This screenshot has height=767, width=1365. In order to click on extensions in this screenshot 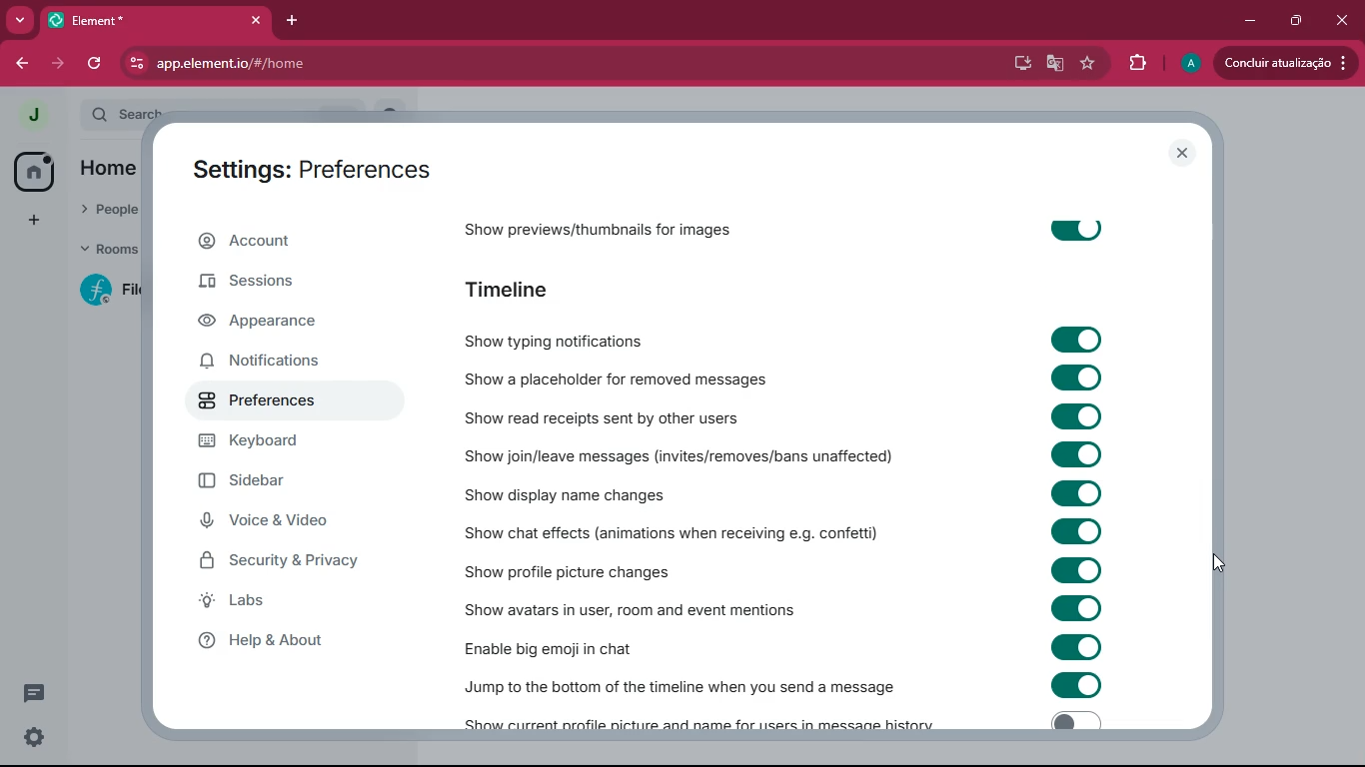, I will do `click(1137, 63)`.